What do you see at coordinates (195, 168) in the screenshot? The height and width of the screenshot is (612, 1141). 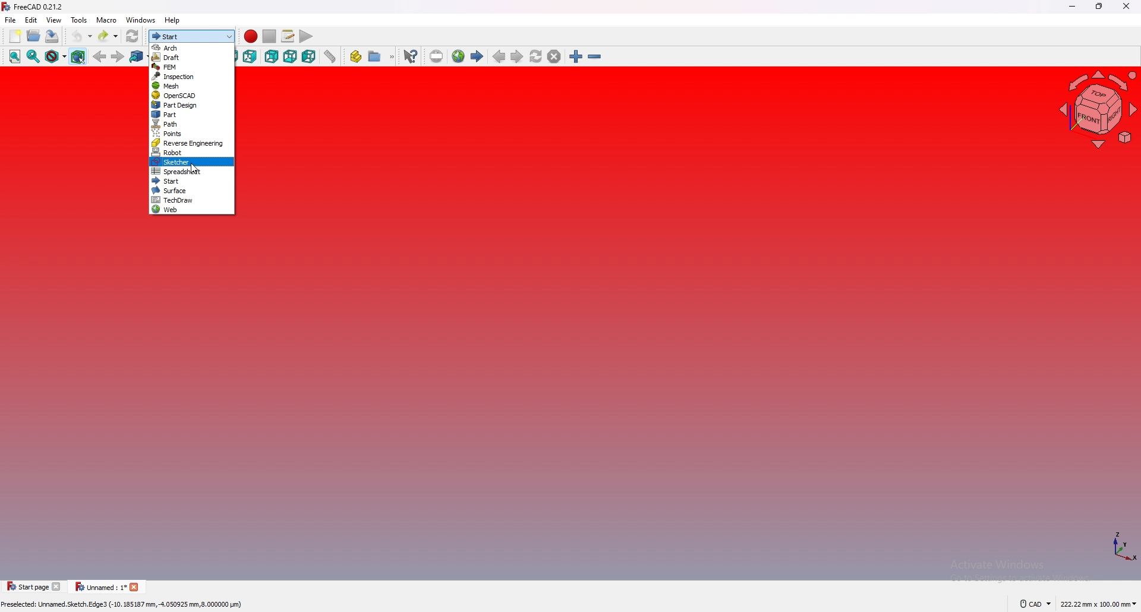 I see `cursor` at bounding box center [195, 168].